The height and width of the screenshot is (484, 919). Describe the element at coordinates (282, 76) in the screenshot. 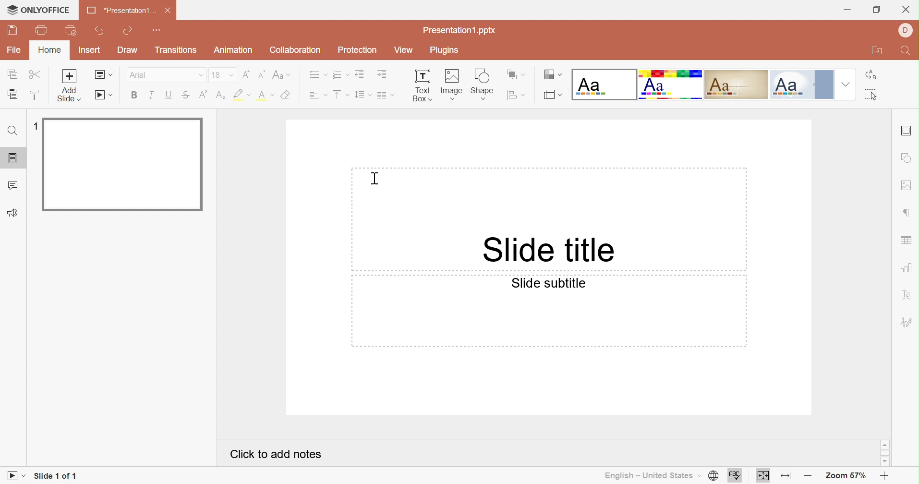

I see `Change case` at that location.